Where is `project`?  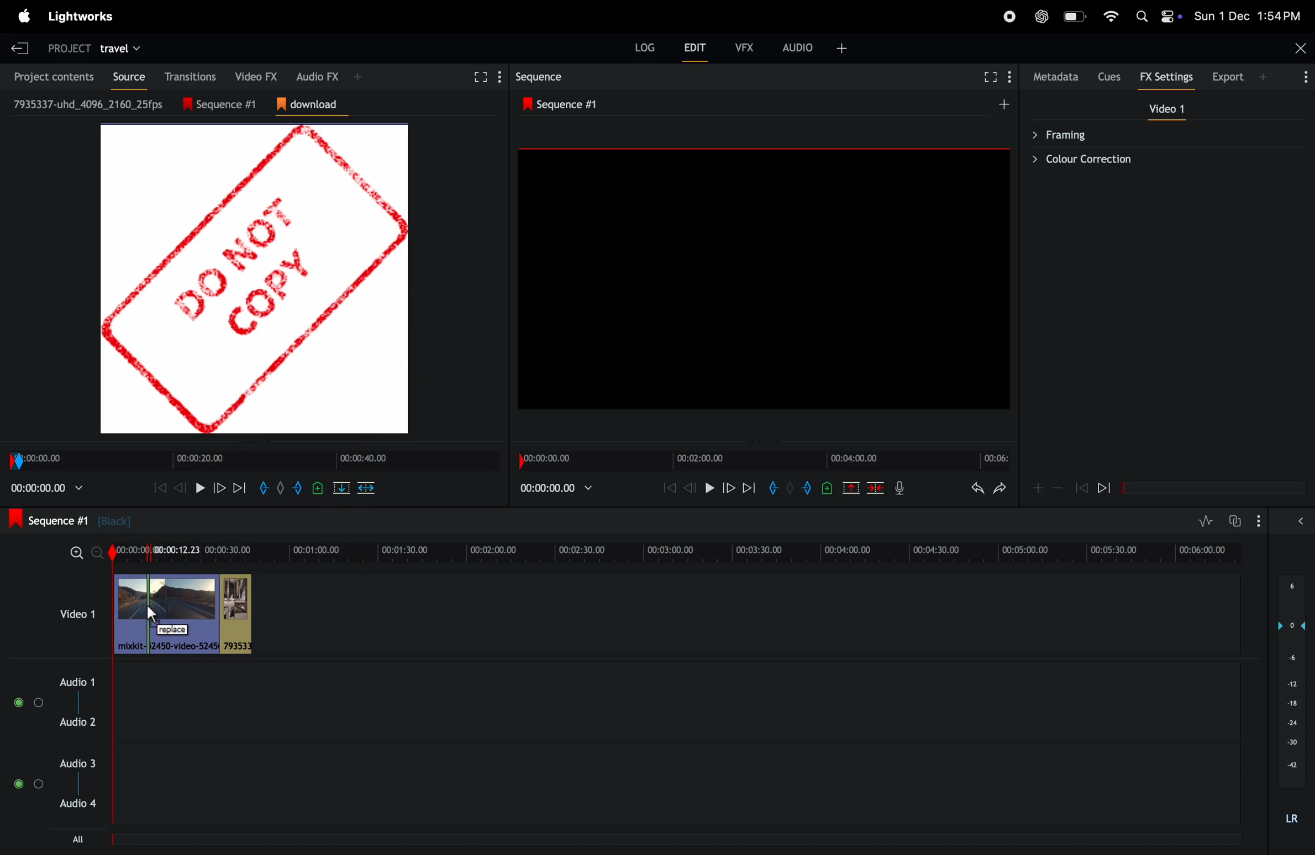 project is located at coordinates (69, 50).